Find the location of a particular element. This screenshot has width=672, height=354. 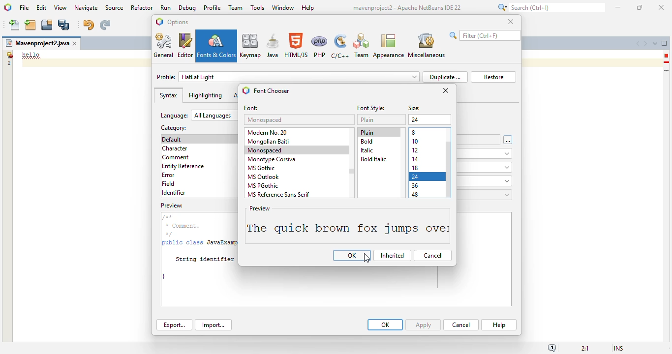

options is located at coordinates (178, 22).